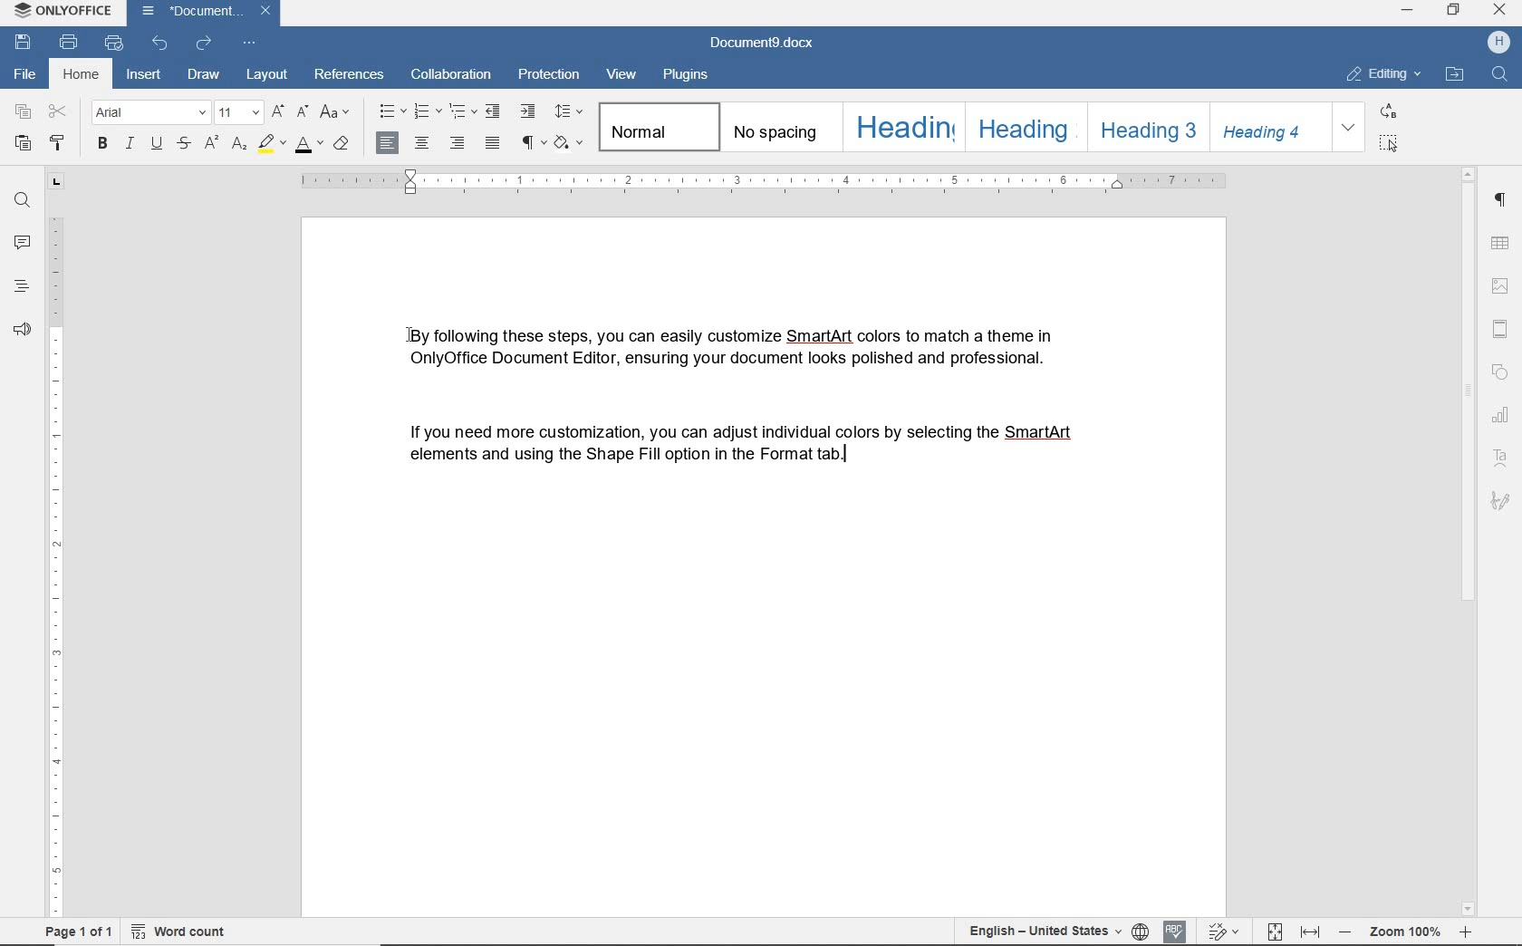 This screenshot has width=1522, height=946. I want to click on insert, so click(145, 75).